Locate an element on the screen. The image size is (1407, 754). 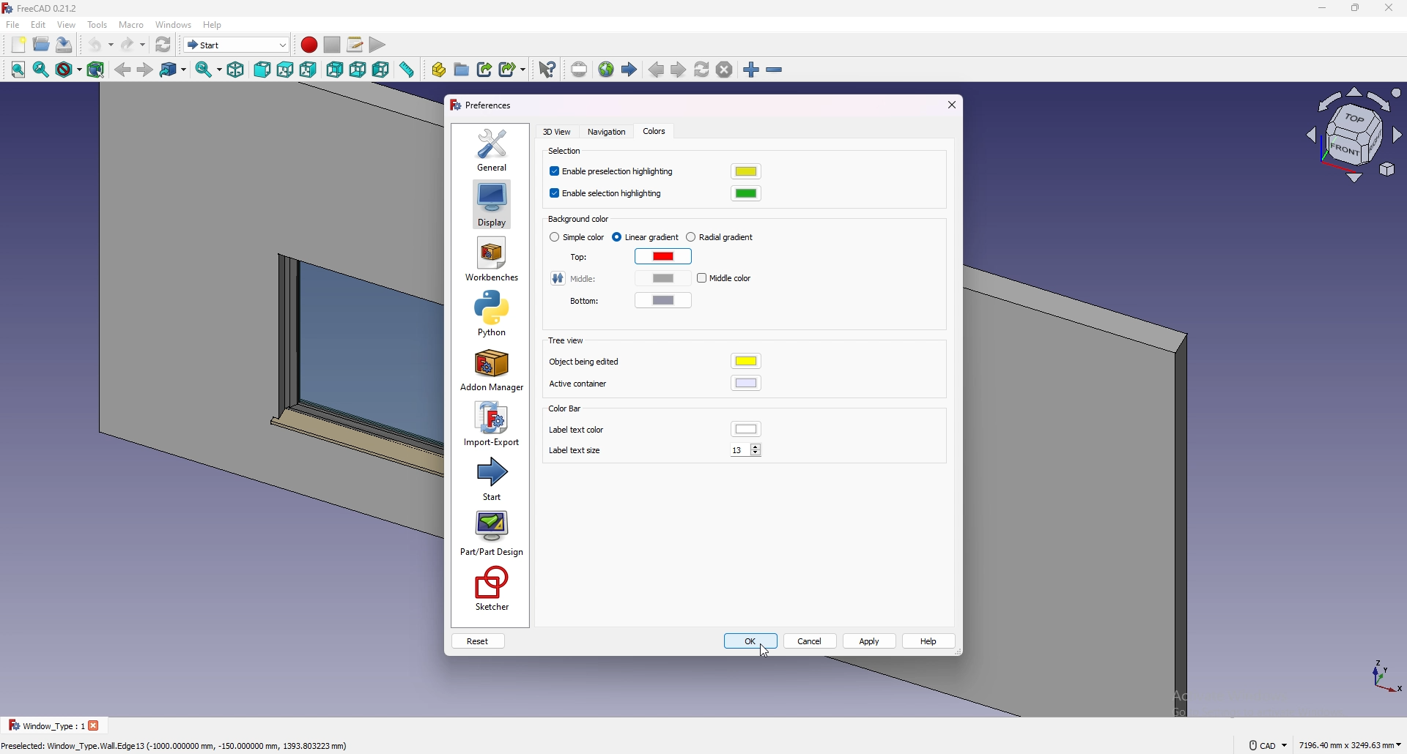
execute macro is located at coordinates (377, 46).